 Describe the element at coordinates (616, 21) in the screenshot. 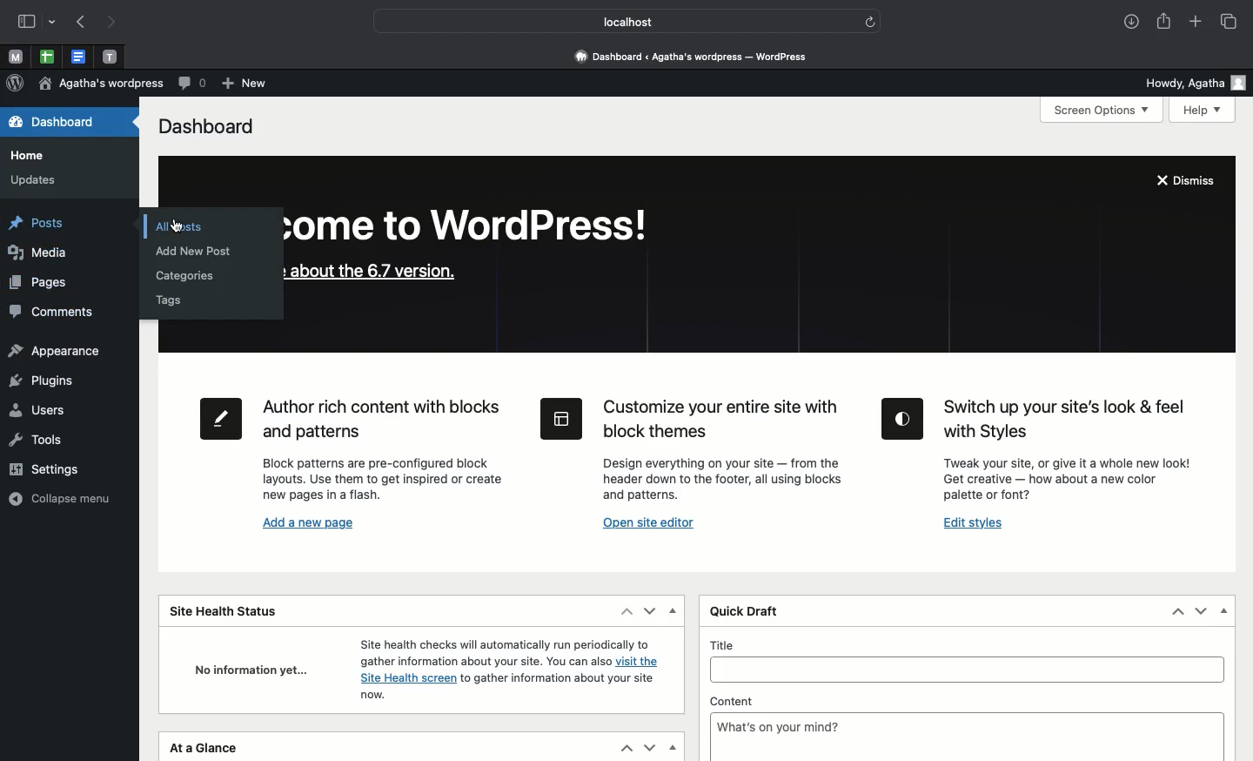

I see `Local host` at that location.